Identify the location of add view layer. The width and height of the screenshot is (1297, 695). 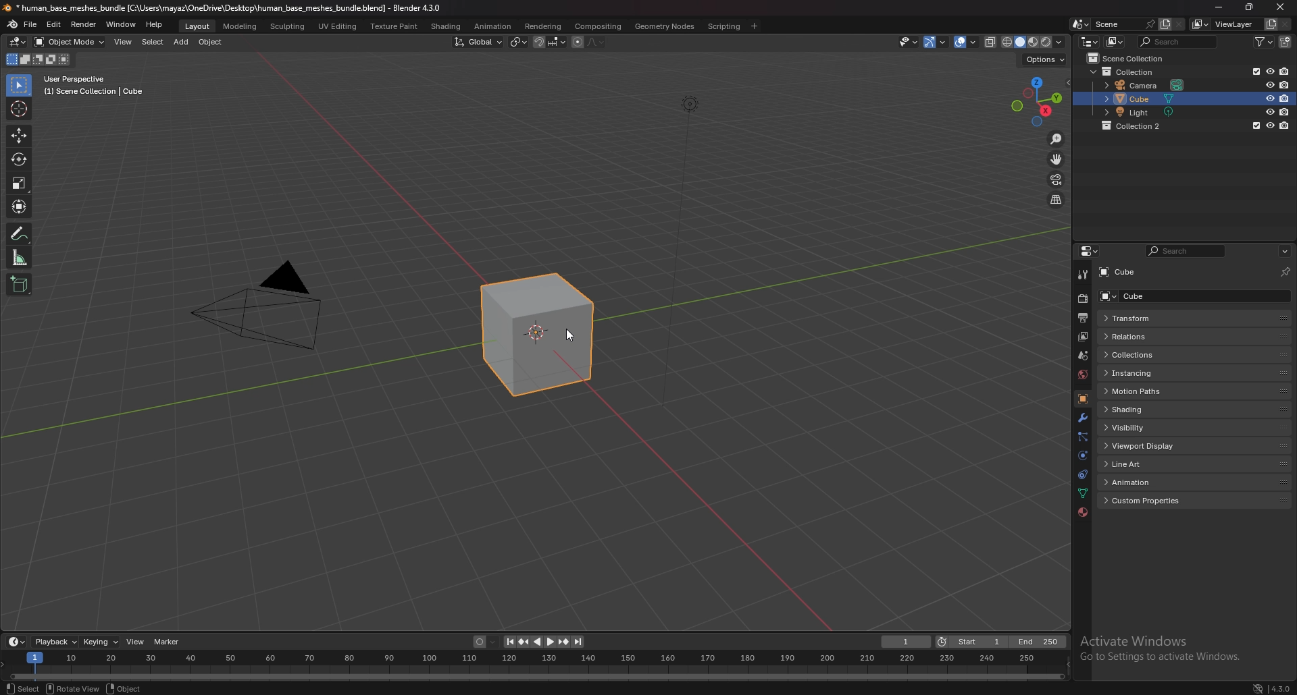
(1269, 24).